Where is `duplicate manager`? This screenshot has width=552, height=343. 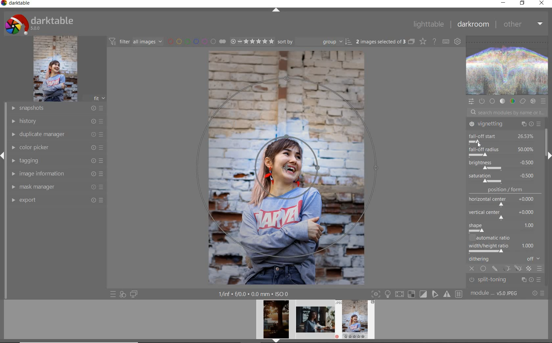 duplicate manager is located at coordinates (57, 134).